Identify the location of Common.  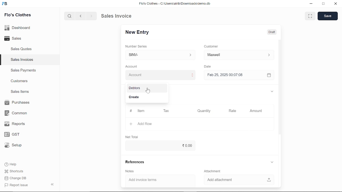
(17, 113).